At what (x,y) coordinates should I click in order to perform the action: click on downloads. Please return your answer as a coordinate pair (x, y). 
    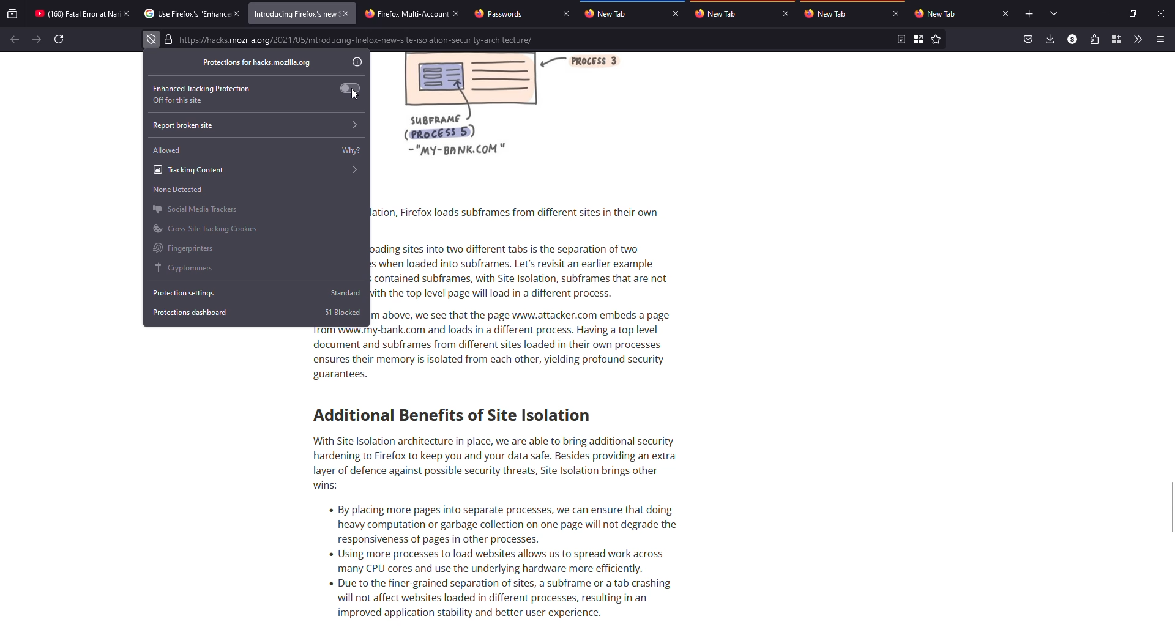
    Looking at the image, I should click on (1050, 39).